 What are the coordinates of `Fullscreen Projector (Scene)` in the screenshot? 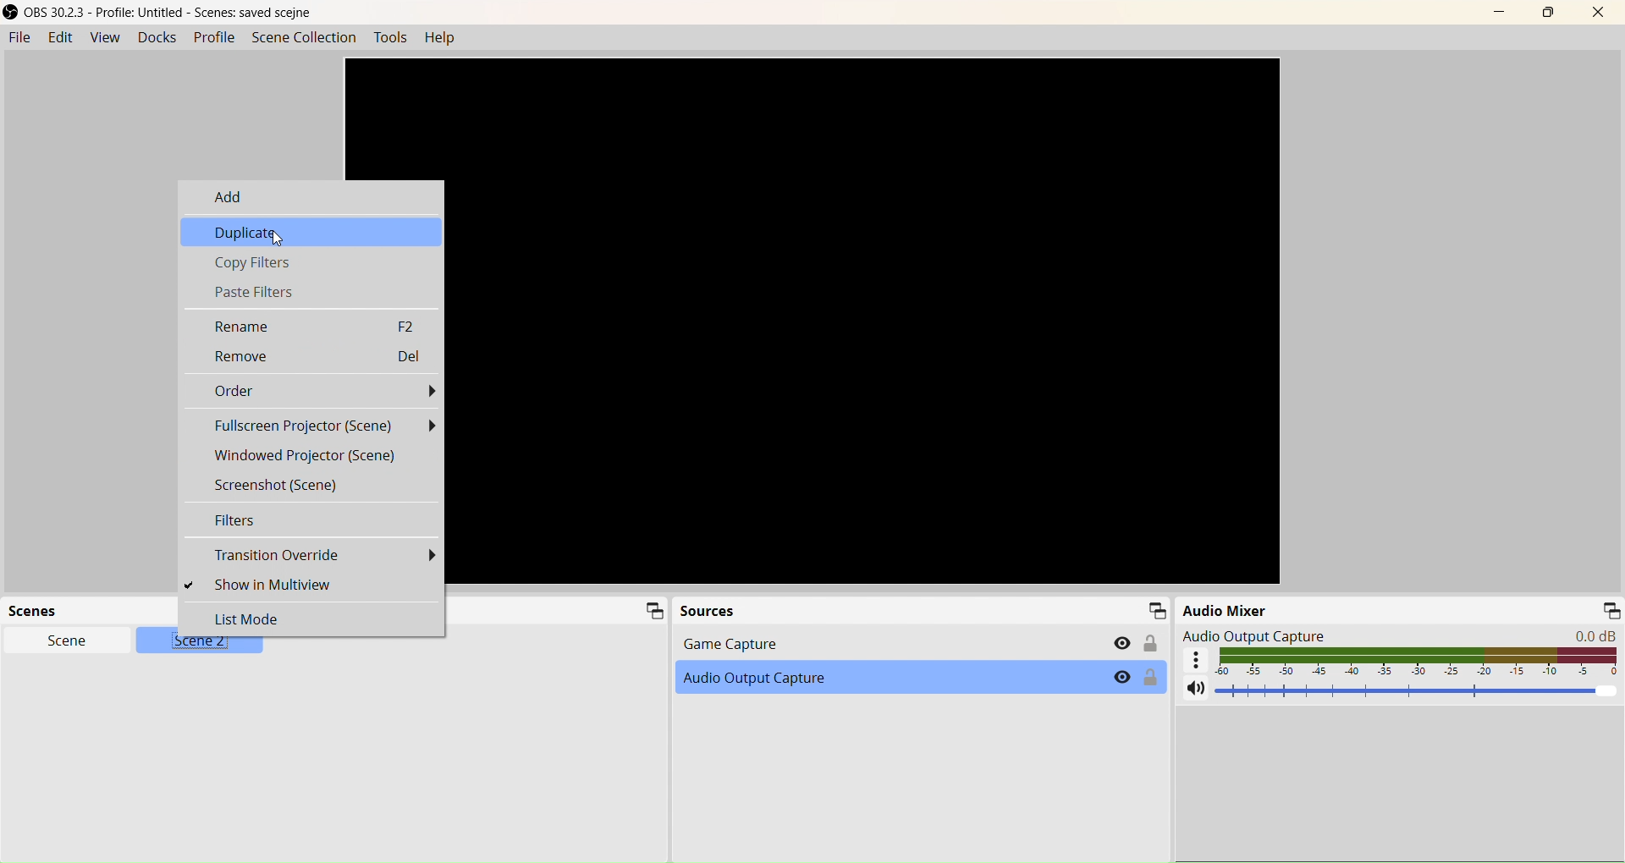 It's located at (311, 426).